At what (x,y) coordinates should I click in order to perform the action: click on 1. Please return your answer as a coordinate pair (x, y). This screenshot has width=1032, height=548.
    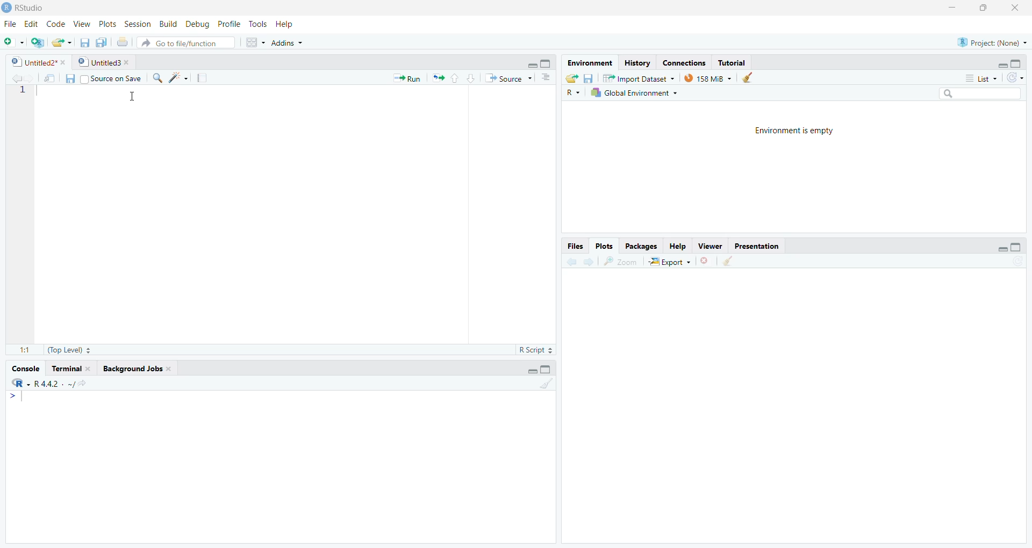
    Looking at the image, I should click on (537, 383).